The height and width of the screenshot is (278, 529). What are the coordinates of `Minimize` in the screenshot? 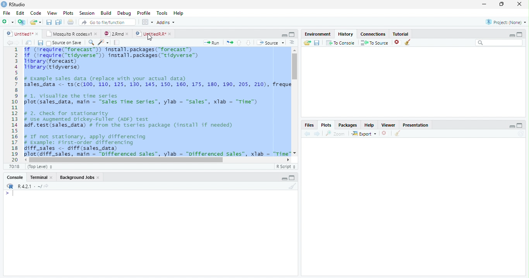 It's located at (510, 126).